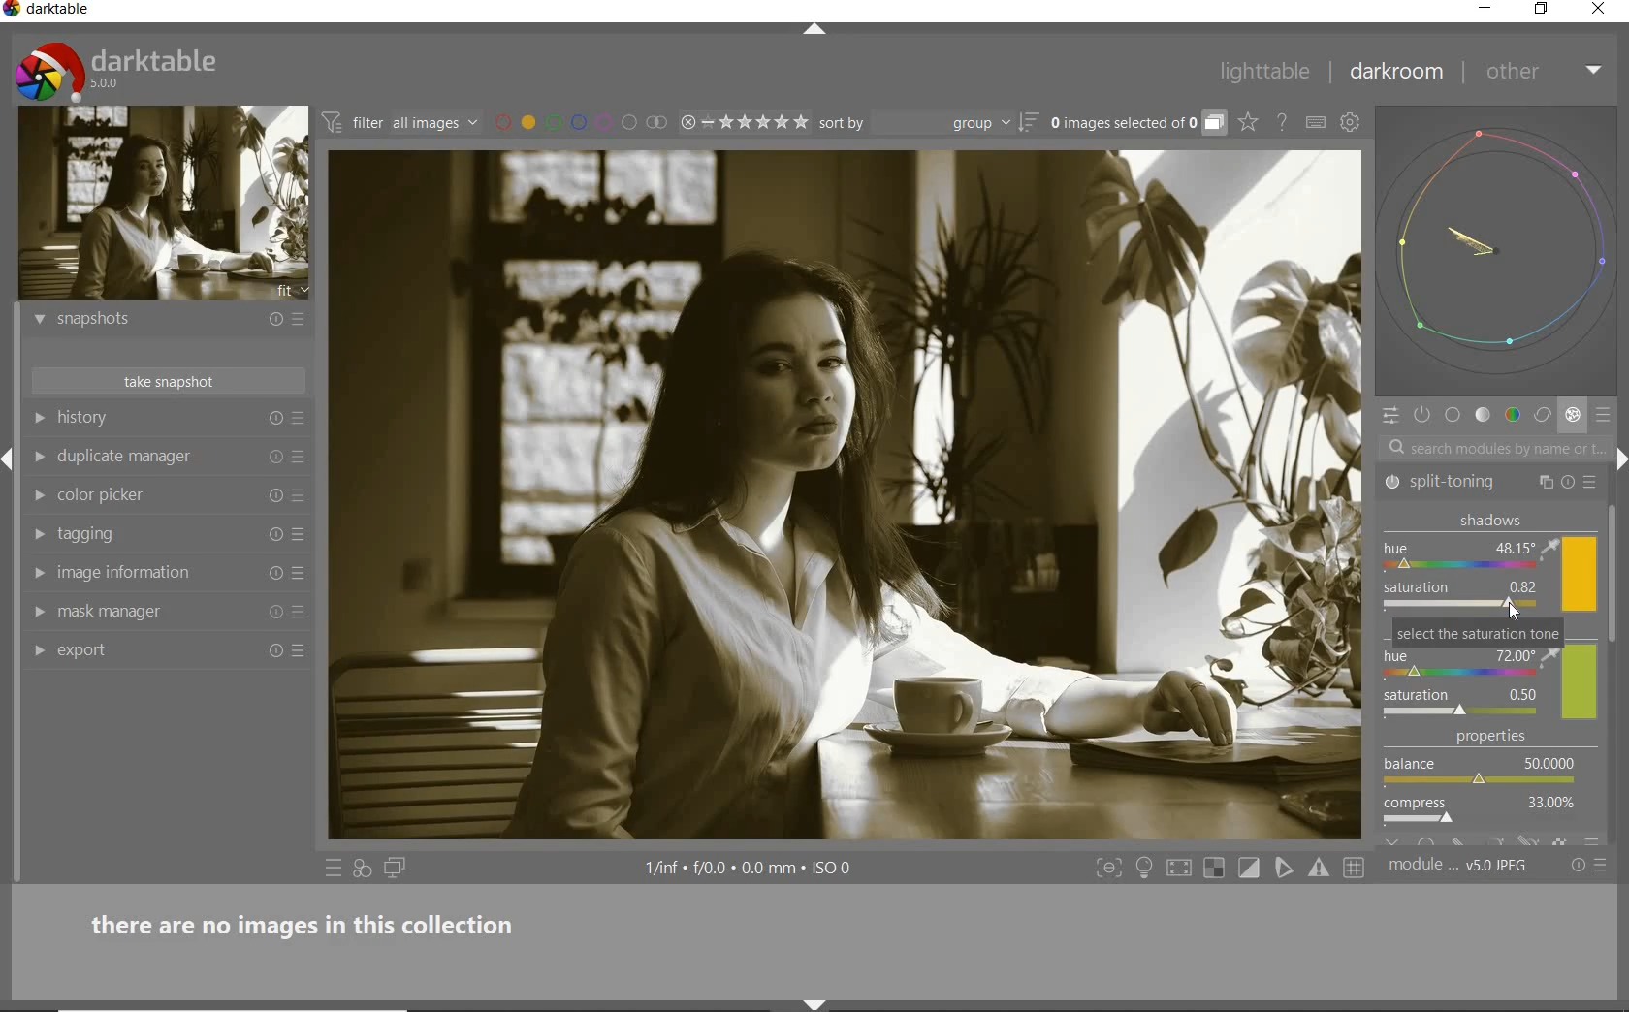  What do you see at coordinates (155, 648) in the screenshot?
I see `export` at bounding box center [155, 648].